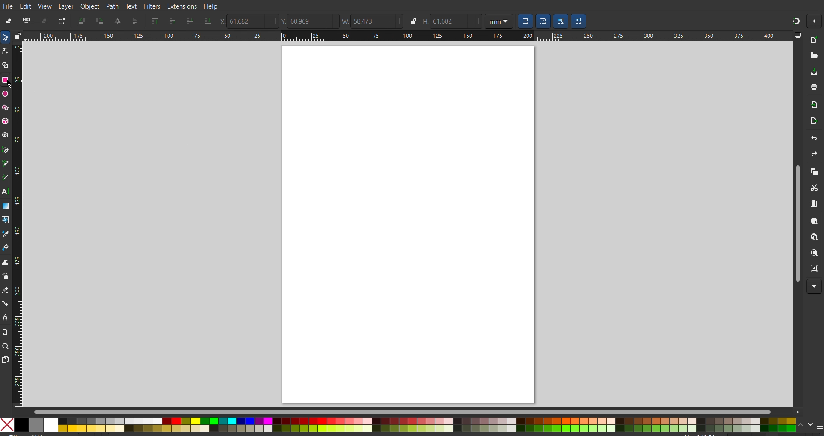 This screenshot has width=824, height=436. I want to click on Scrollbar, so click(412, 410).